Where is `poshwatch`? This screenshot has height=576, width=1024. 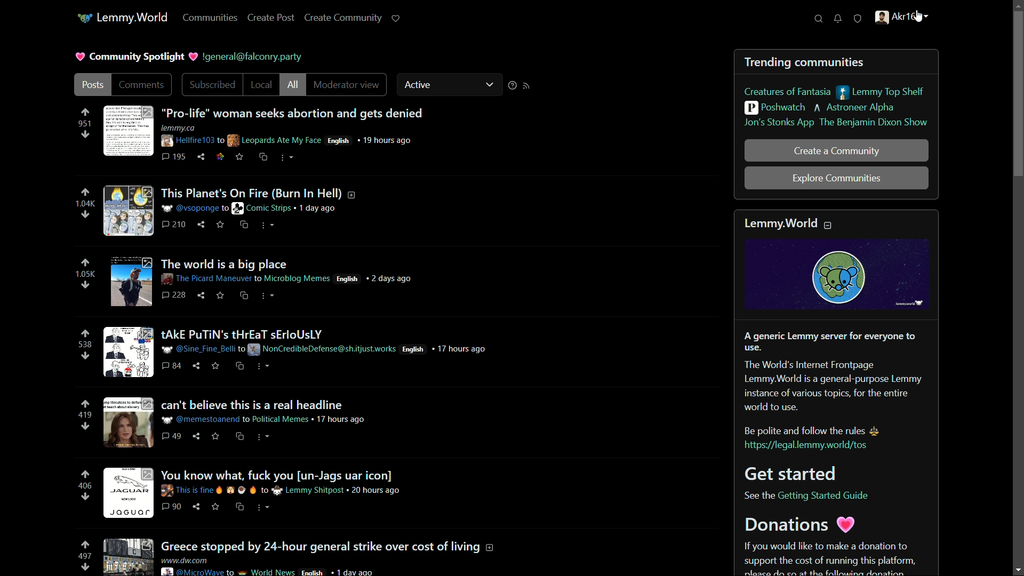
poshwatch is located at coordinates (775, 108).